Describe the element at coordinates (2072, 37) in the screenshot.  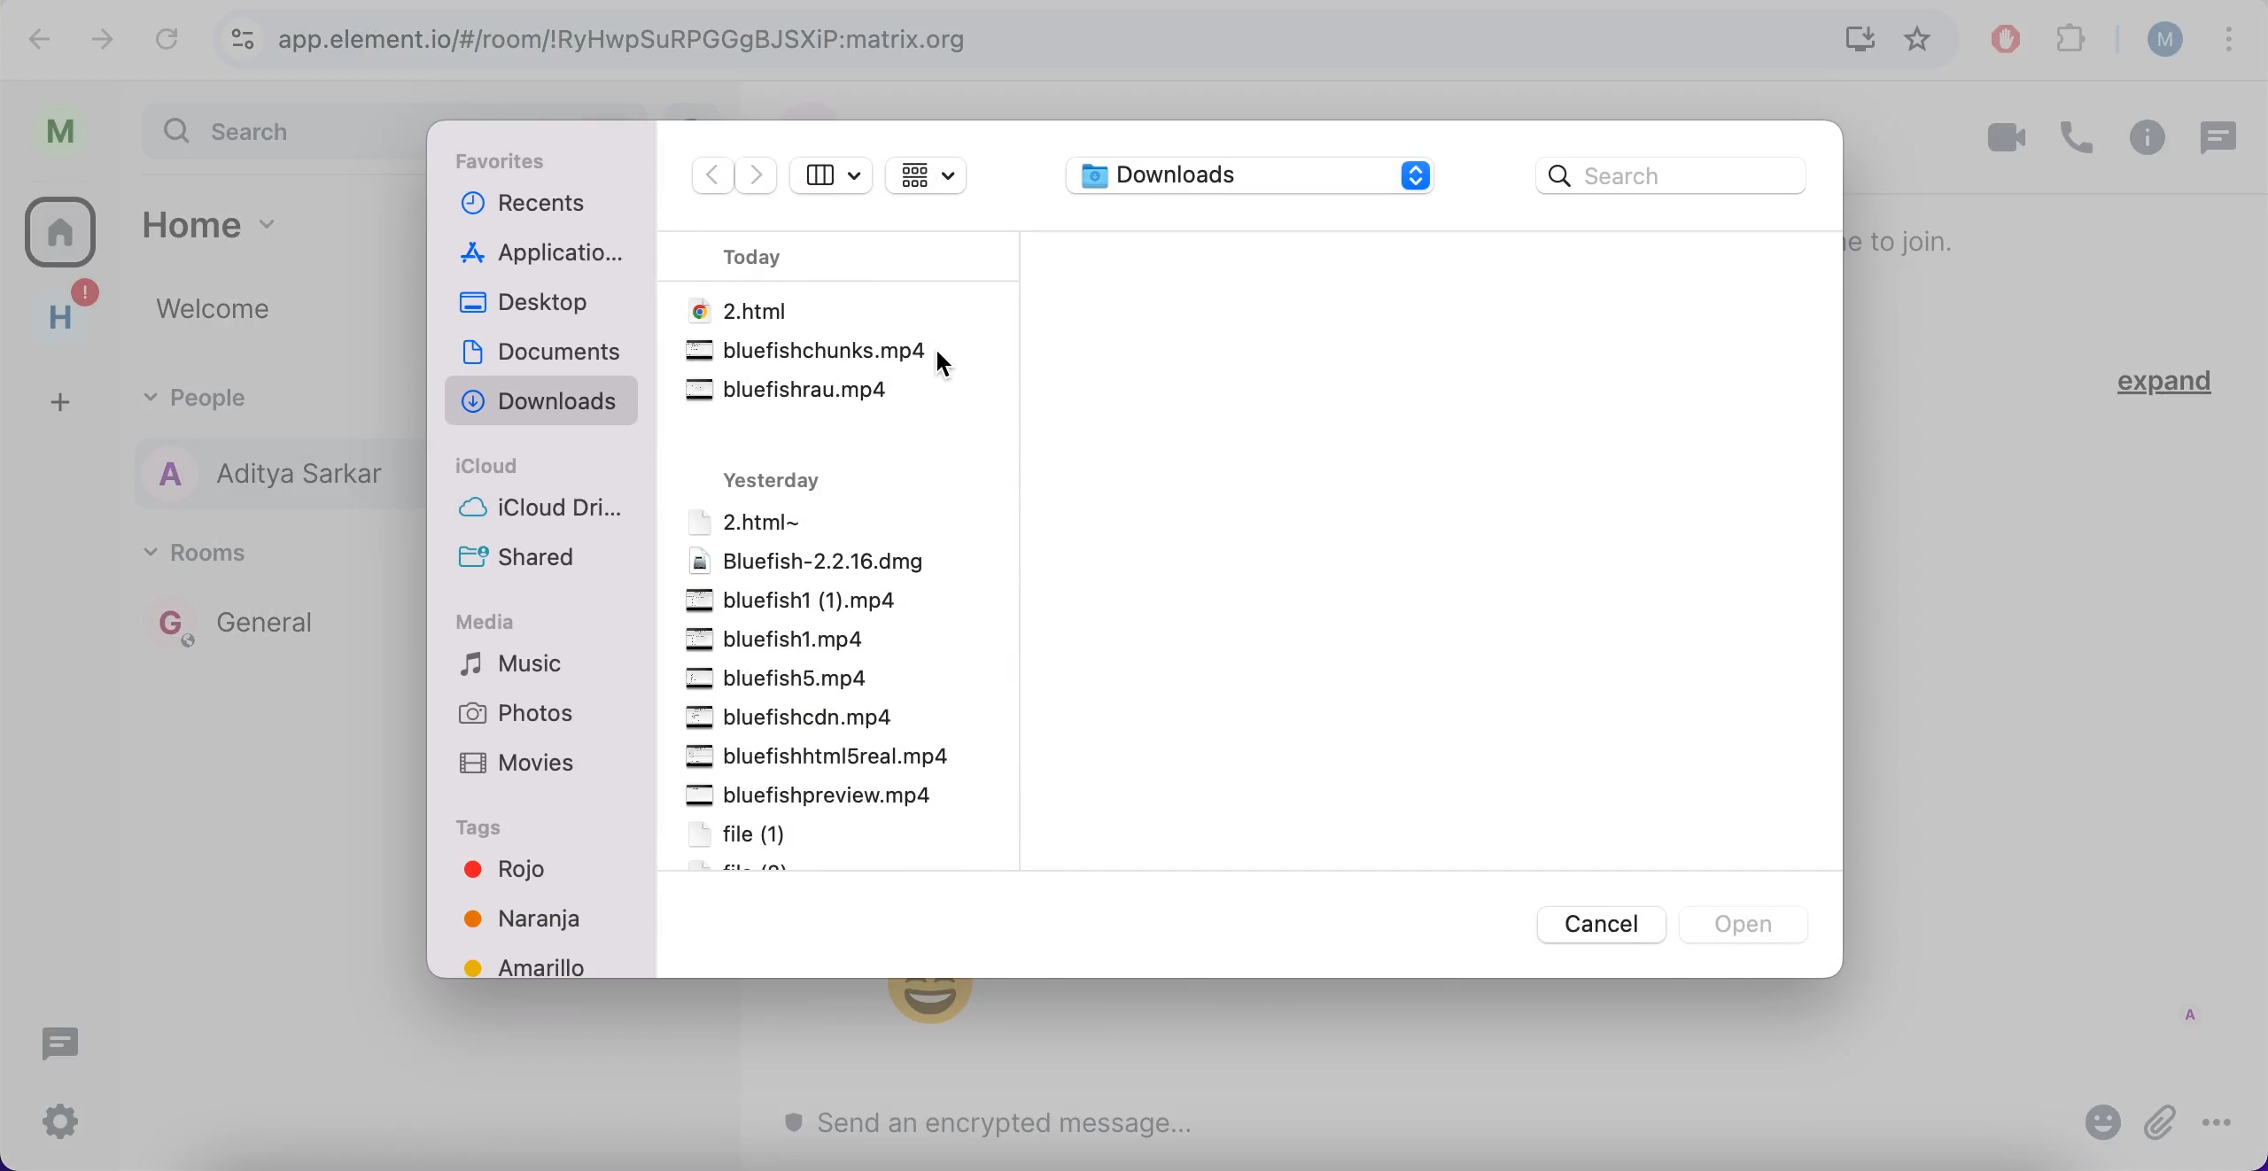
I see `extensions` at that location.